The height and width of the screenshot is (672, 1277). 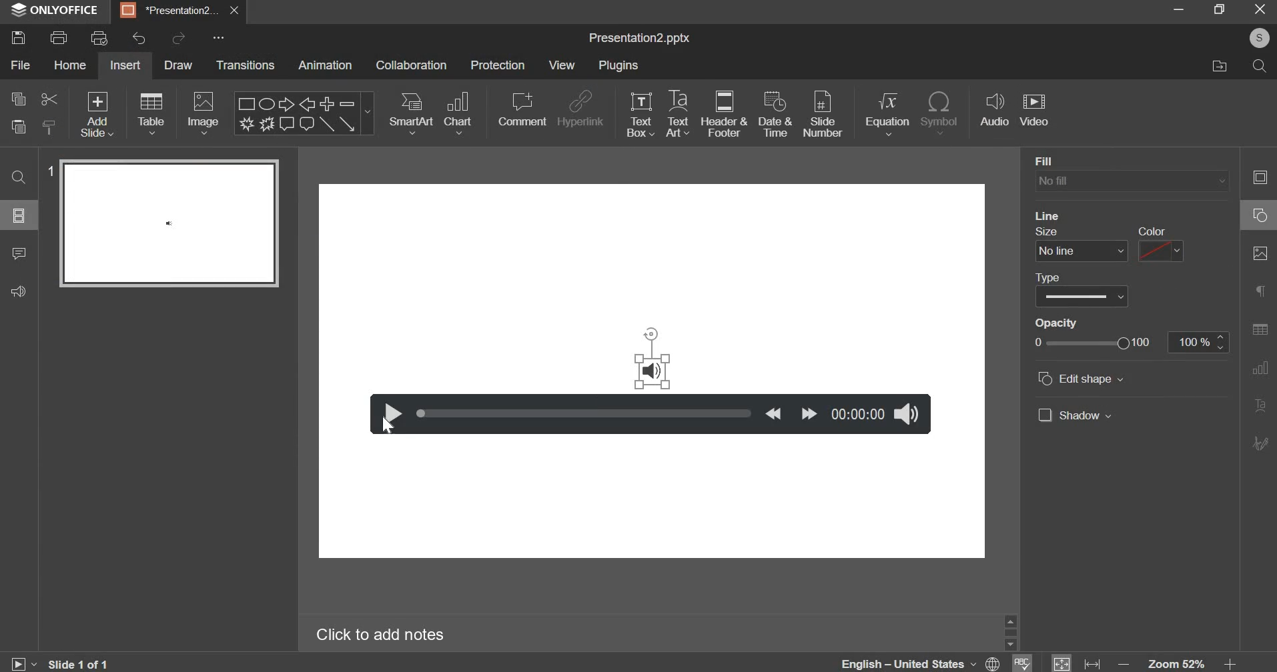 What do you see at coordinates (49, 171) in the screenshot?
I see `slide number` at bounding box center [49, 171].